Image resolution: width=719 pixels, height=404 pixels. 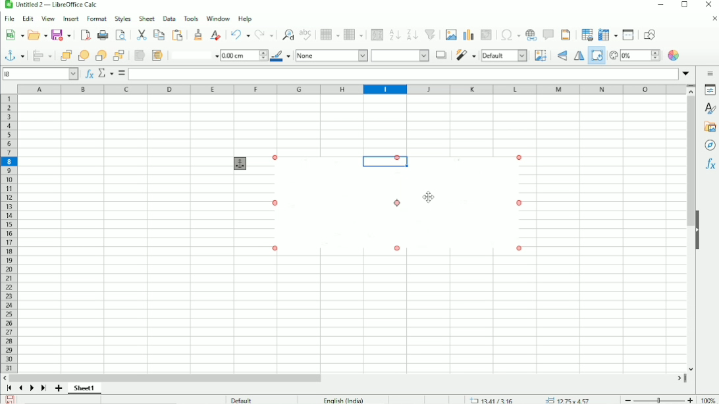 I want to click on Flip vertically, so click(x=562, y=56).